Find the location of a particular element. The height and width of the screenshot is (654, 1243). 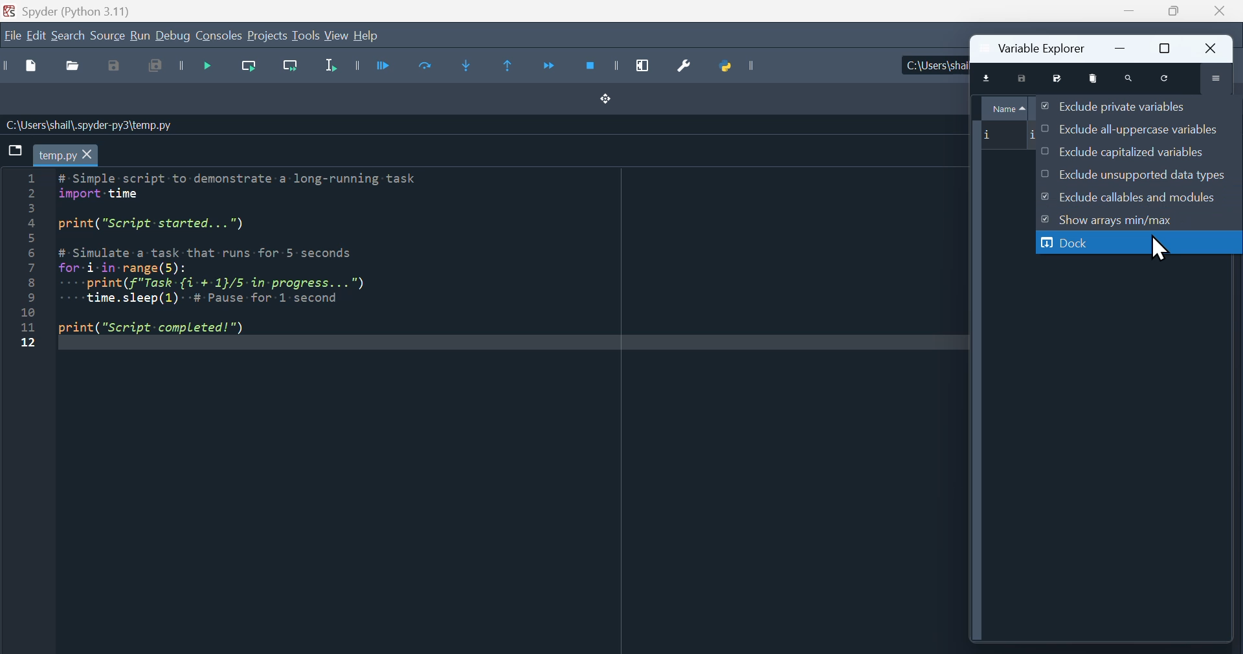

help is located at coordinates (366, 36).